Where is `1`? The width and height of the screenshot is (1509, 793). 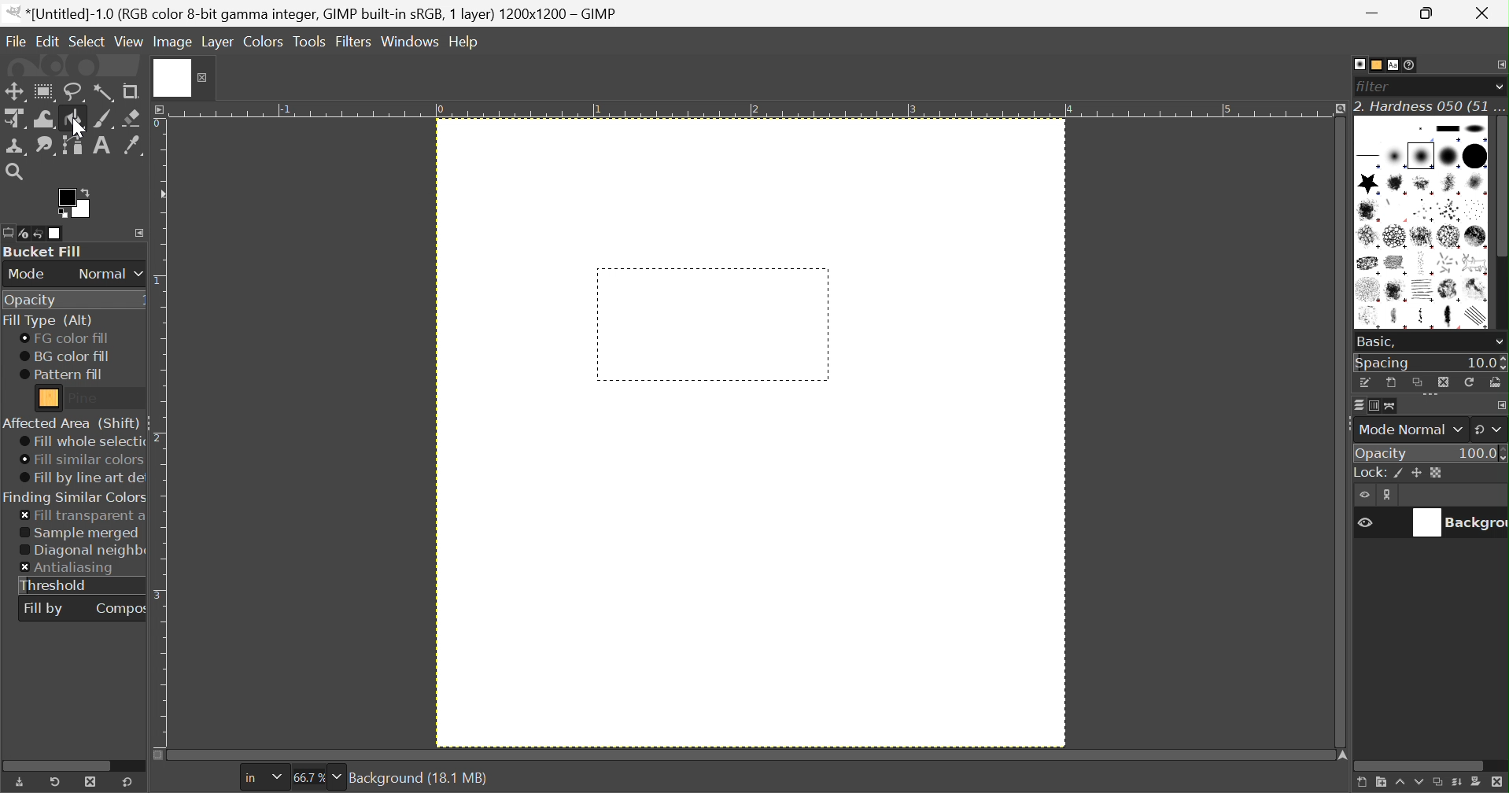
1 is located at coordinates (159, 282).